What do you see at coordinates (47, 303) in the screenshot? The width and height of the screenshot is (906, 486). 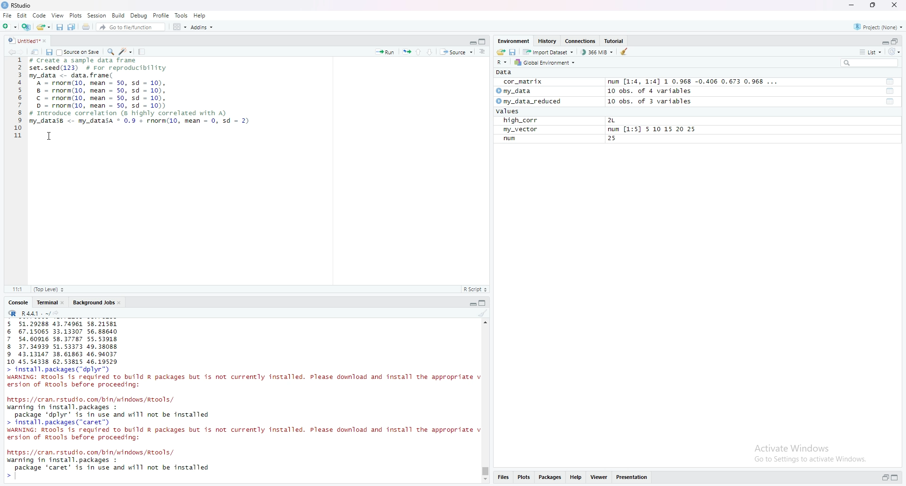 I see `Terminal` at bounding box center [47, 303].